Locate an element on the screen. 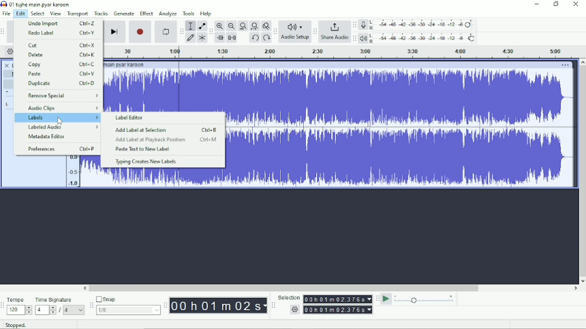  Audacity audio setup tollbar is located at coordinates (274, 32).